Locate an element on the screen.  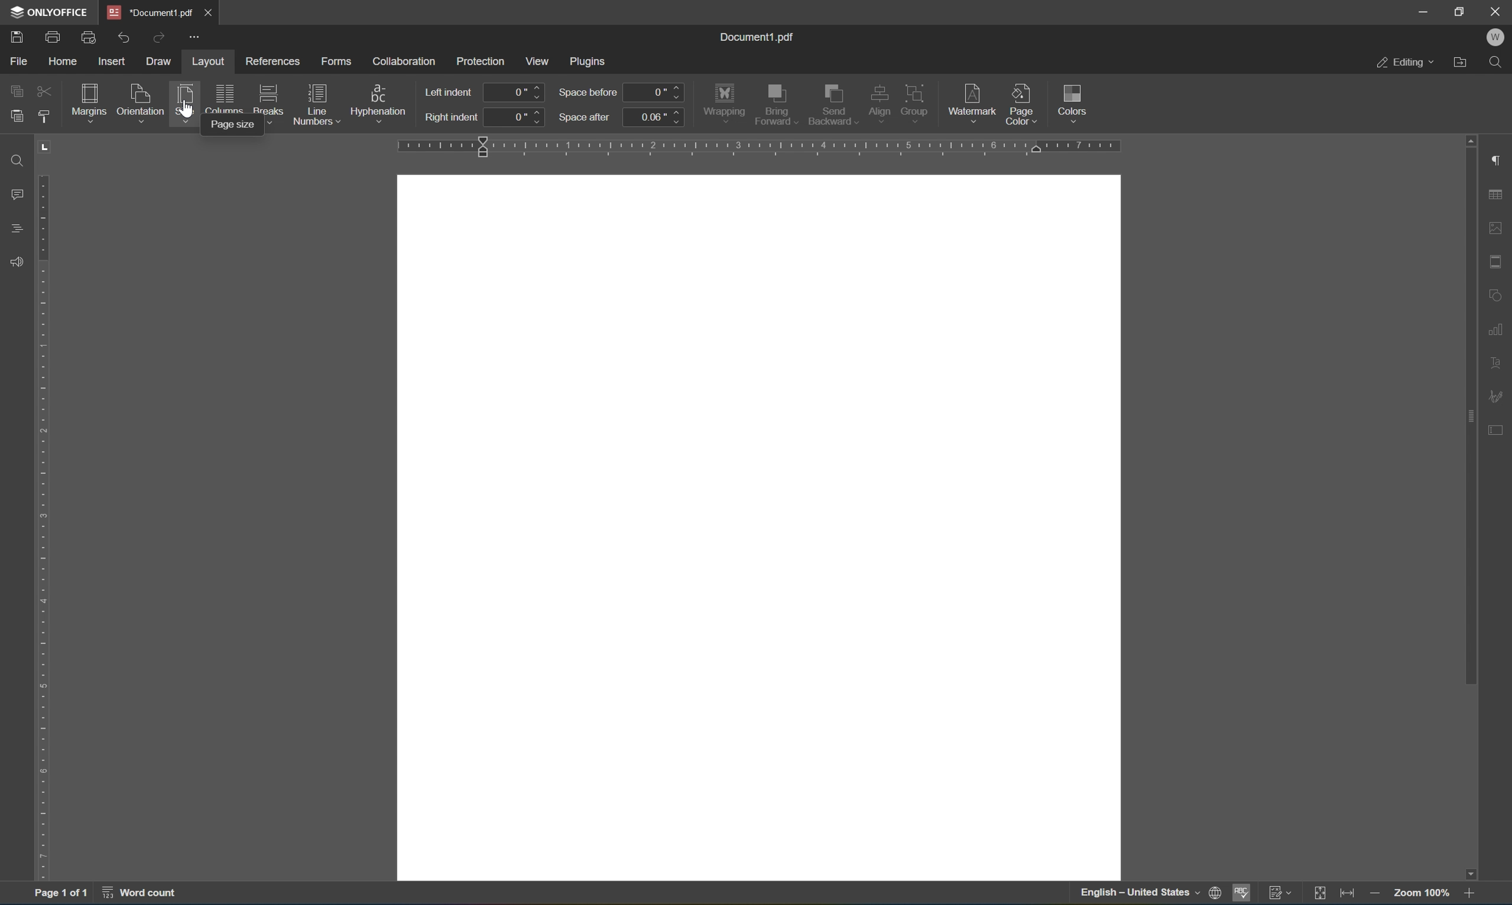
editing is located at coordinates (1405, 63).